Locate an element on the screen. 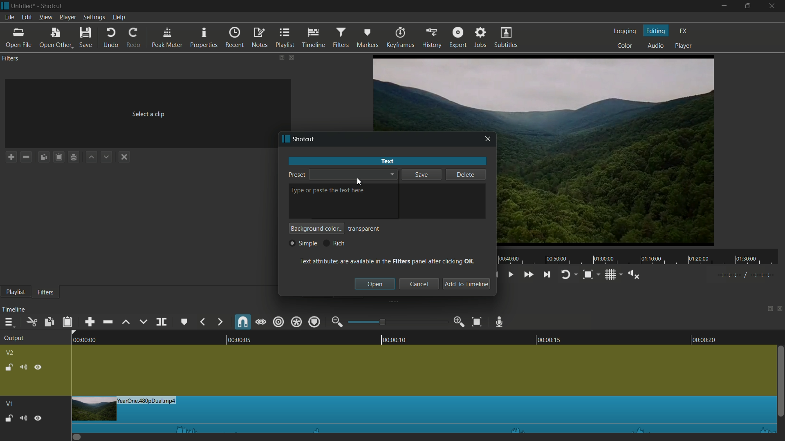 Image resolution: width=785 pixels, height=441 pixels. peak meter is located at coordinates (167, 38).